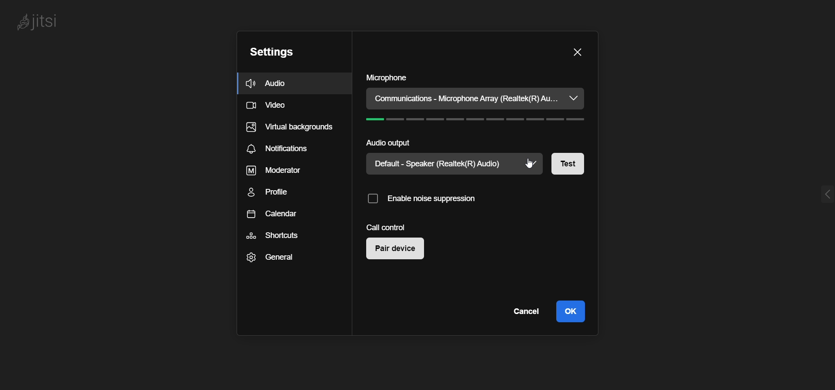 The height and width of the screenshot is (390, 835). Describe the element at coordinates (271, 53) in the screenshot. I see `settings` at that location.